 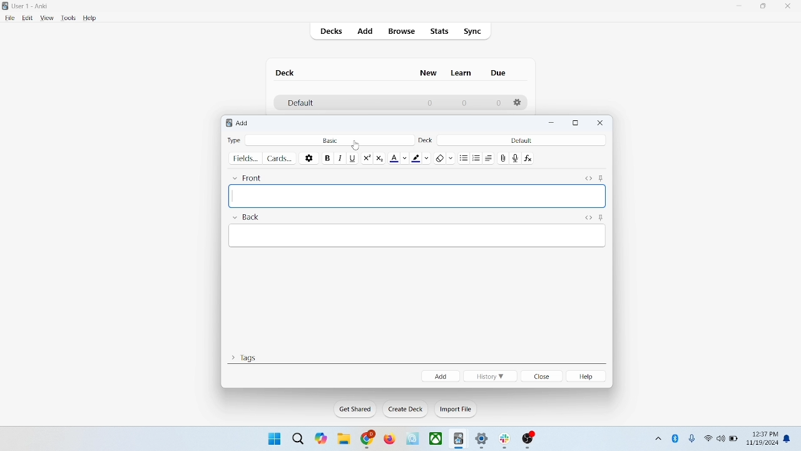 What do you see at coordinates (459, 440) in the screenshot?
I see `icon` at bounding box center [459, 440].